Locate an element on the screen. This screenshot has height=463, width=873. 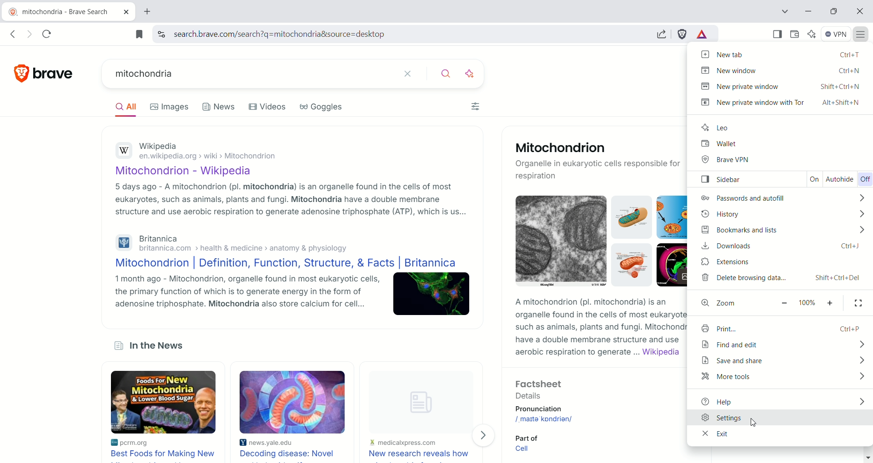
bookmark this tab is located at coordinates (140, 34).